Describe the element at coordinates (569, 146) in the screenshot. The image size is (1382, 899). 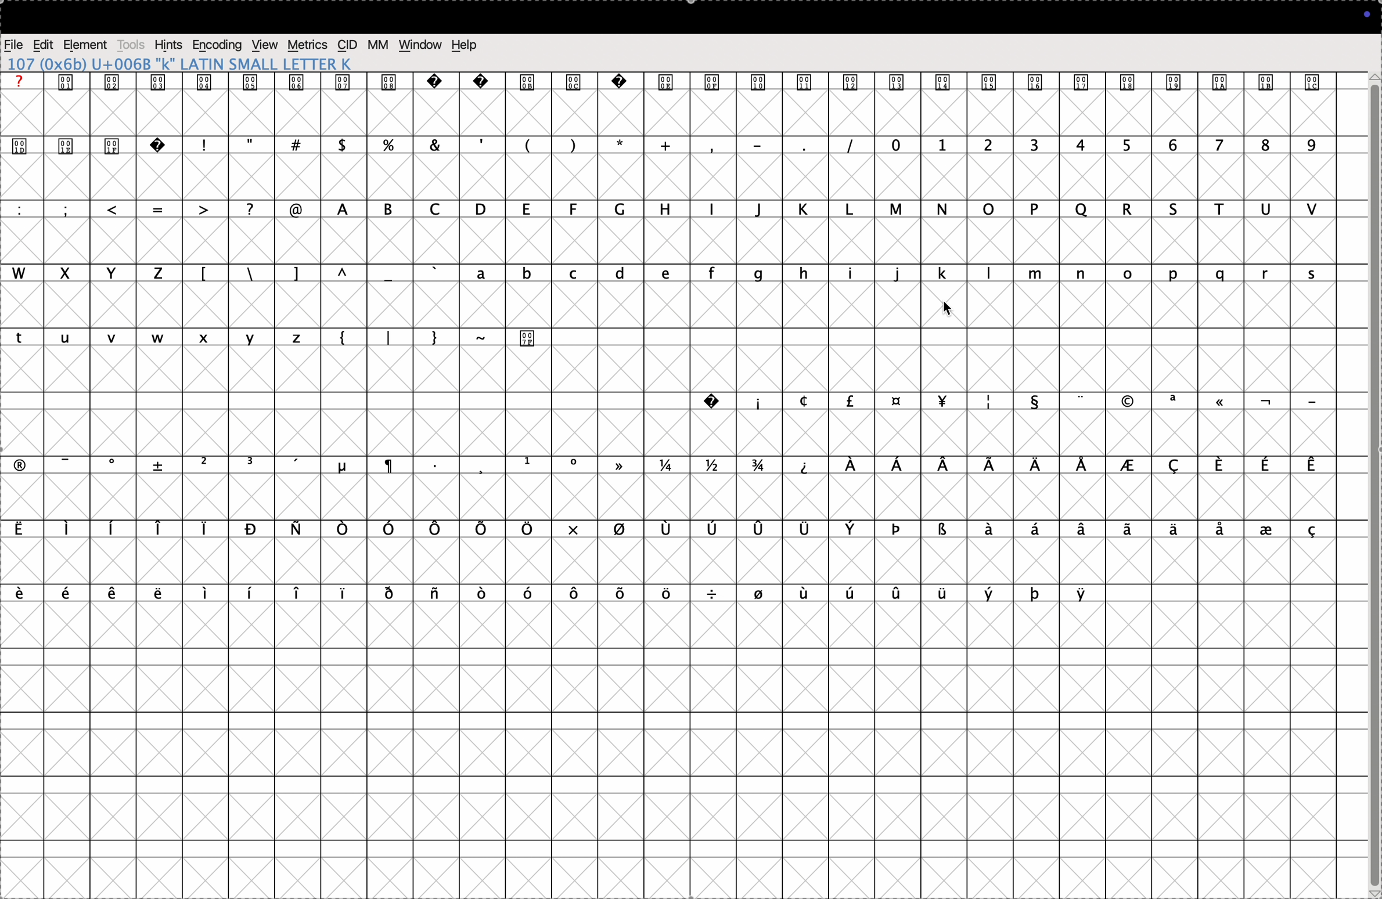
I see `)` at that location.